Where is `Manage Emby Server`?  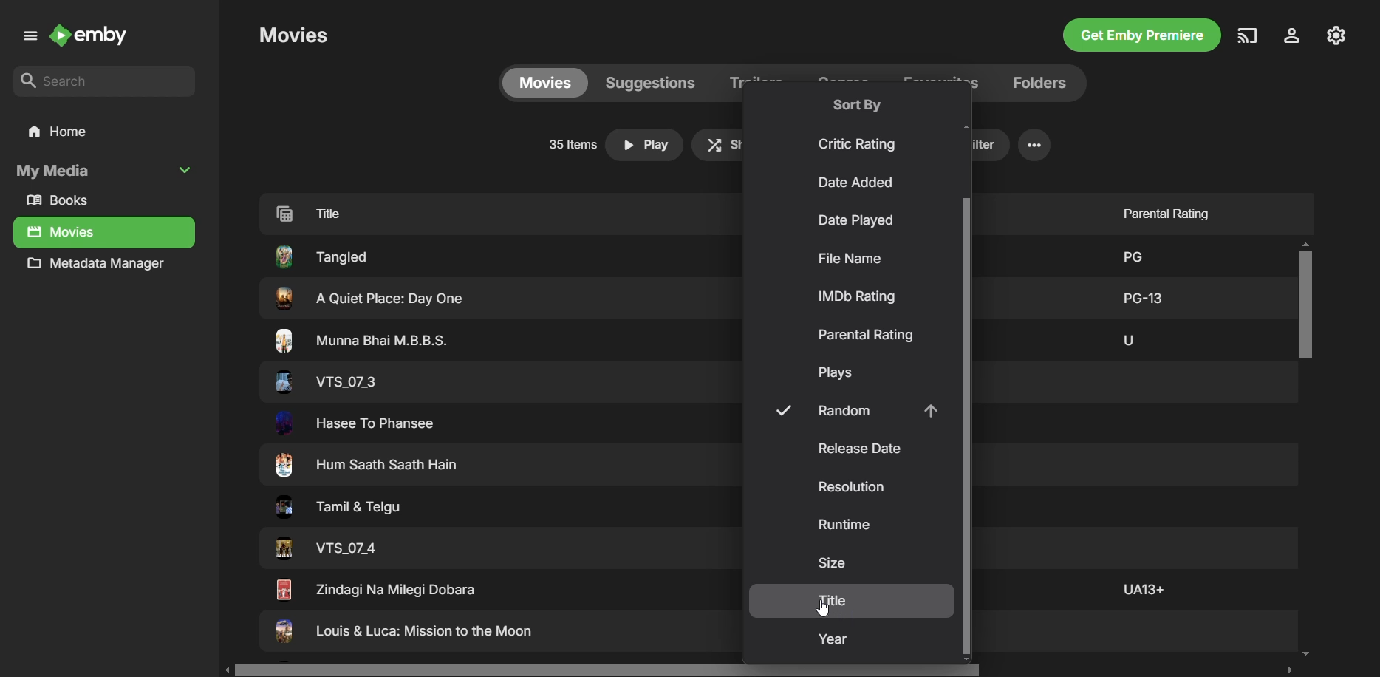 Manage Emby Server is located at coordinates (1338, 34).